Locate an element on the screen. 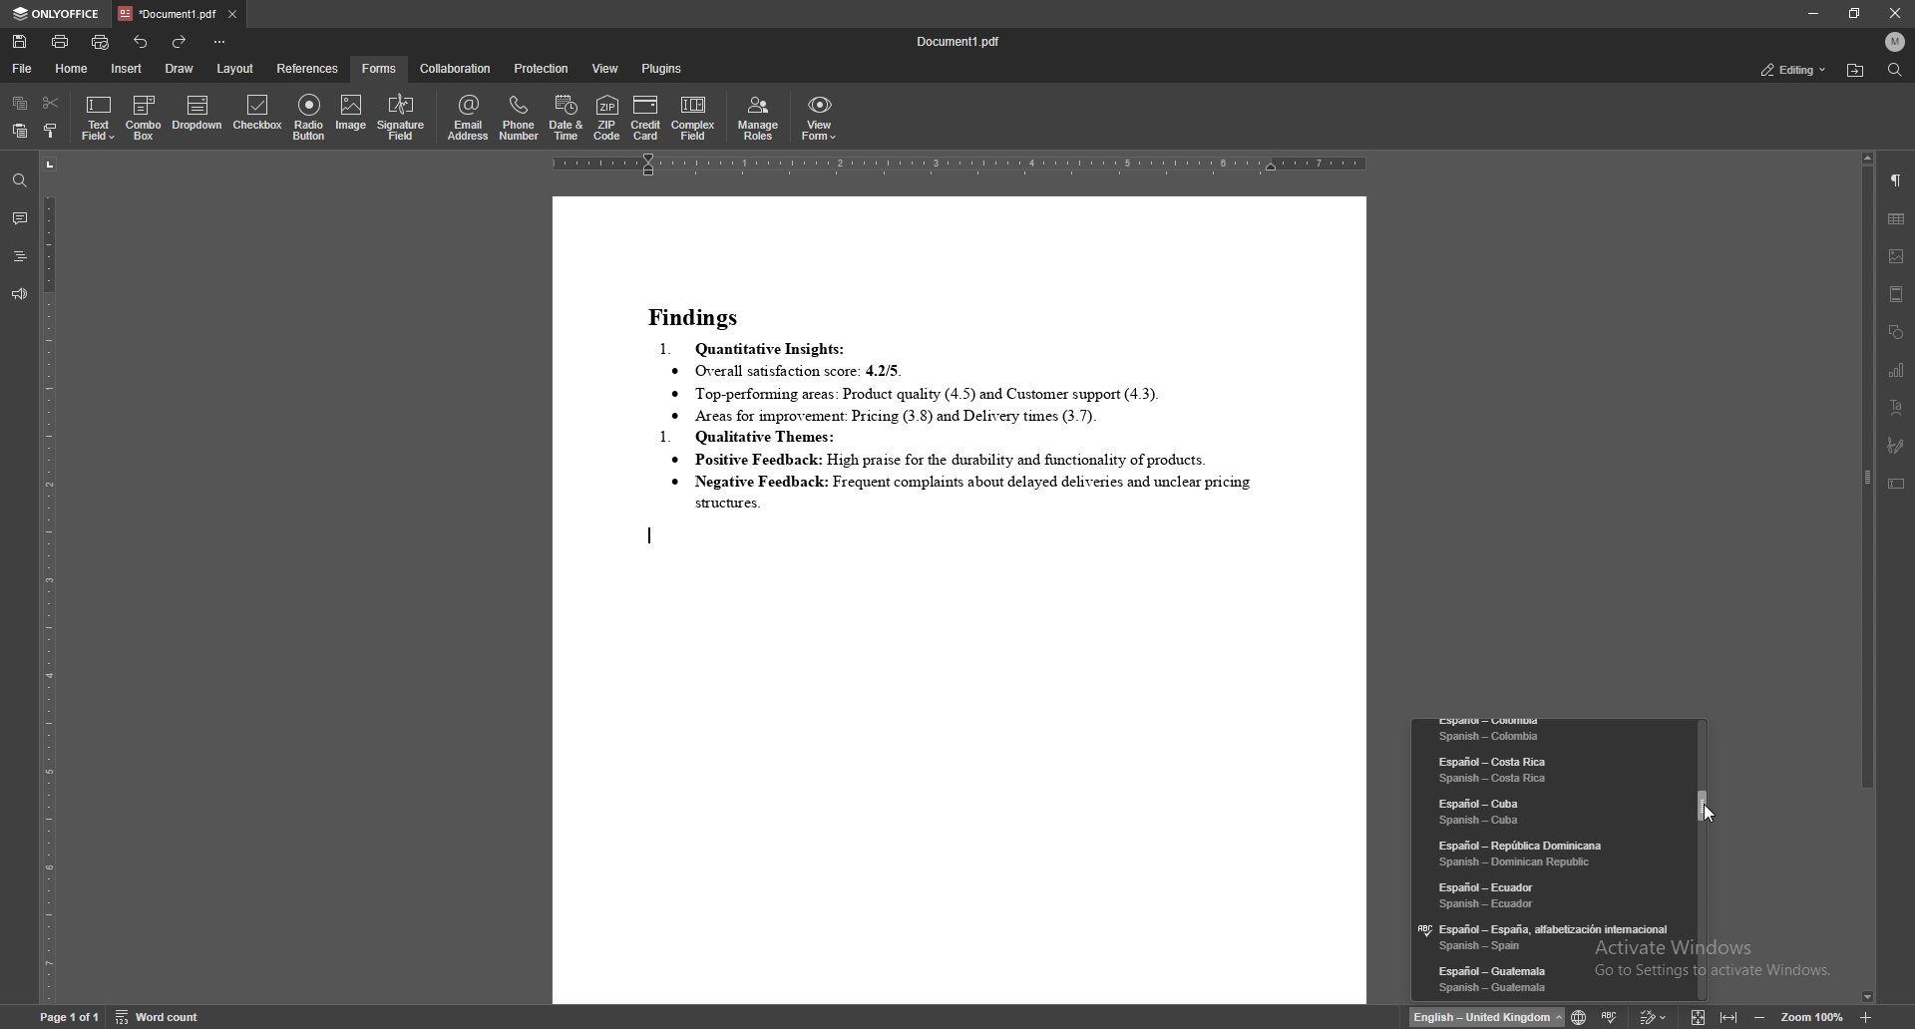  language is located at coordinates (1543, 770).